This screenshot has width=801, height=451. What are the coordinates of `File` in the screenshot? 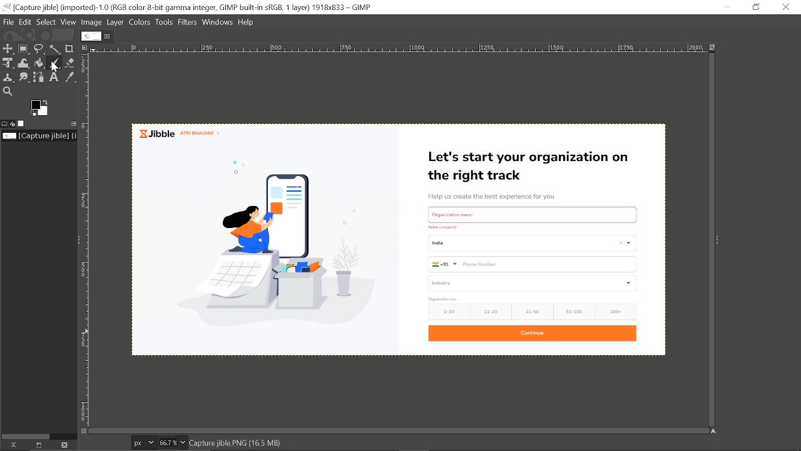 It's located at (10, 22).